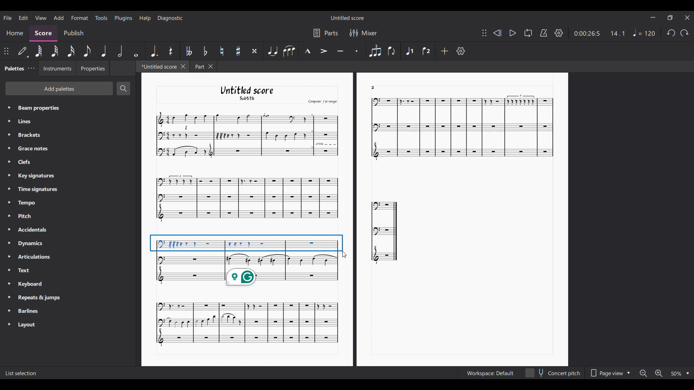 The height and width of the screenshot is (390, 694). I want to click on Augmentation dot, so click(154, 51).